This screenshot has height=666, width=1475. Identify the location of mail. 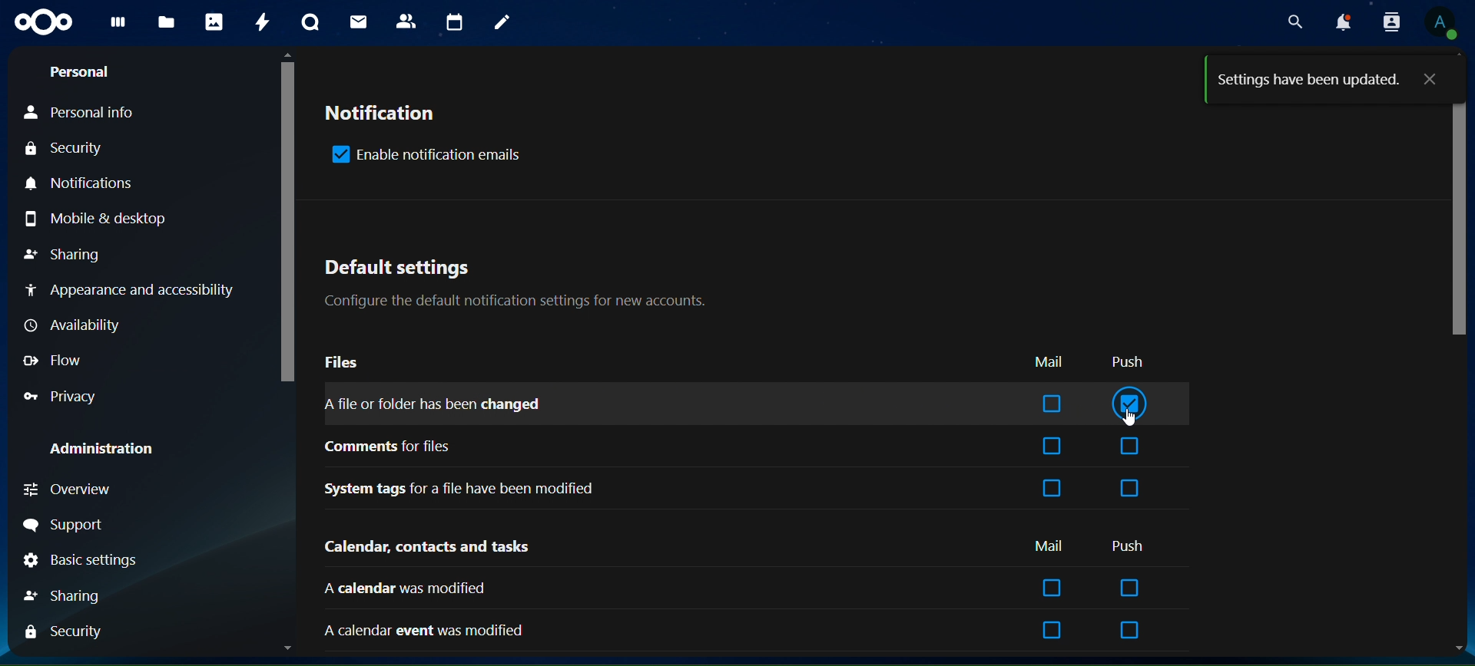
(1048, 362).